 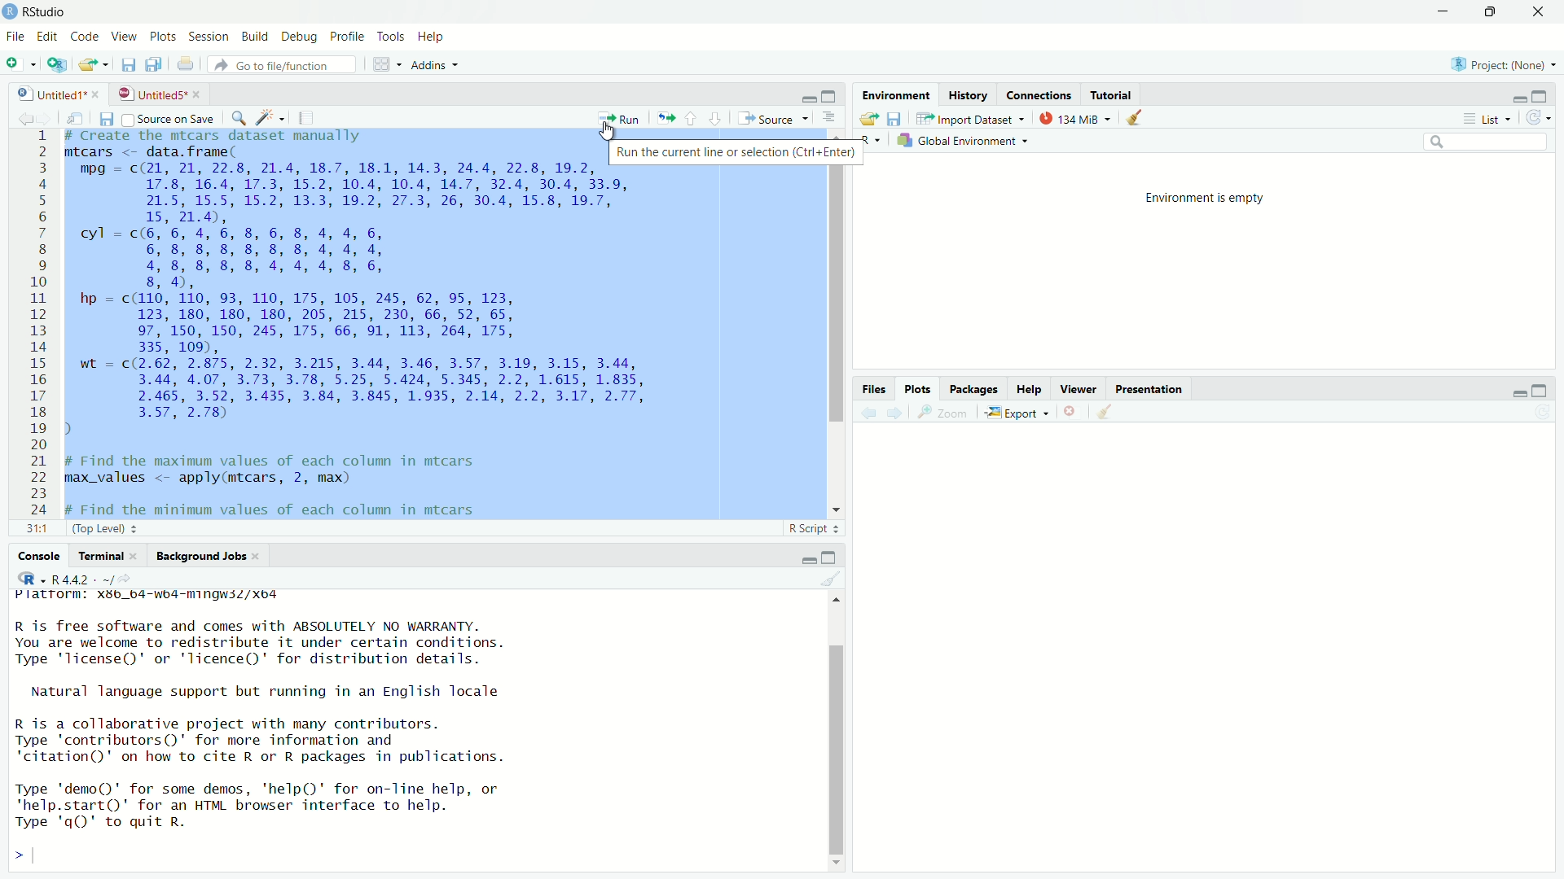 What do you see at coordinates (970, 388) in the screenshot?
I see `Packages` at bounding box center [970, 388].